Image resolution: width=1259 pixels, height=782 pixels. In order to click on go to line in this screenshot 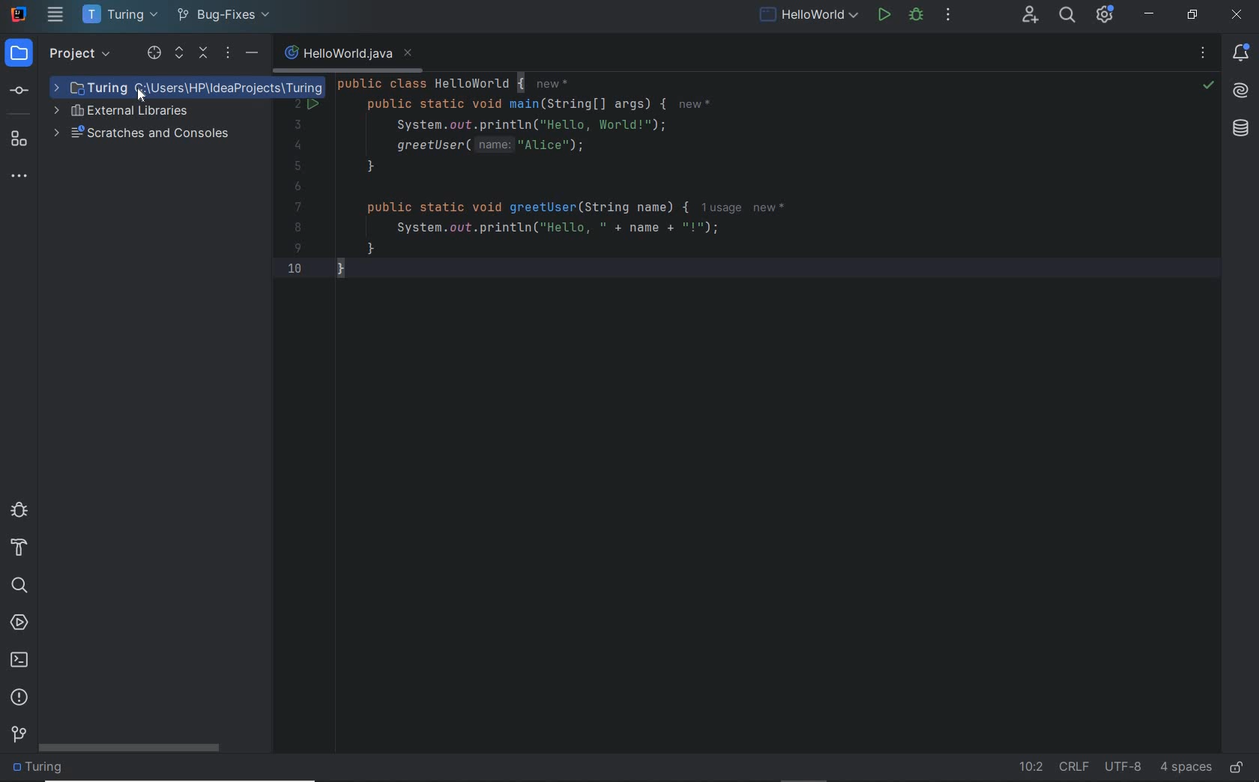, I will do `click(1032, 766)`.